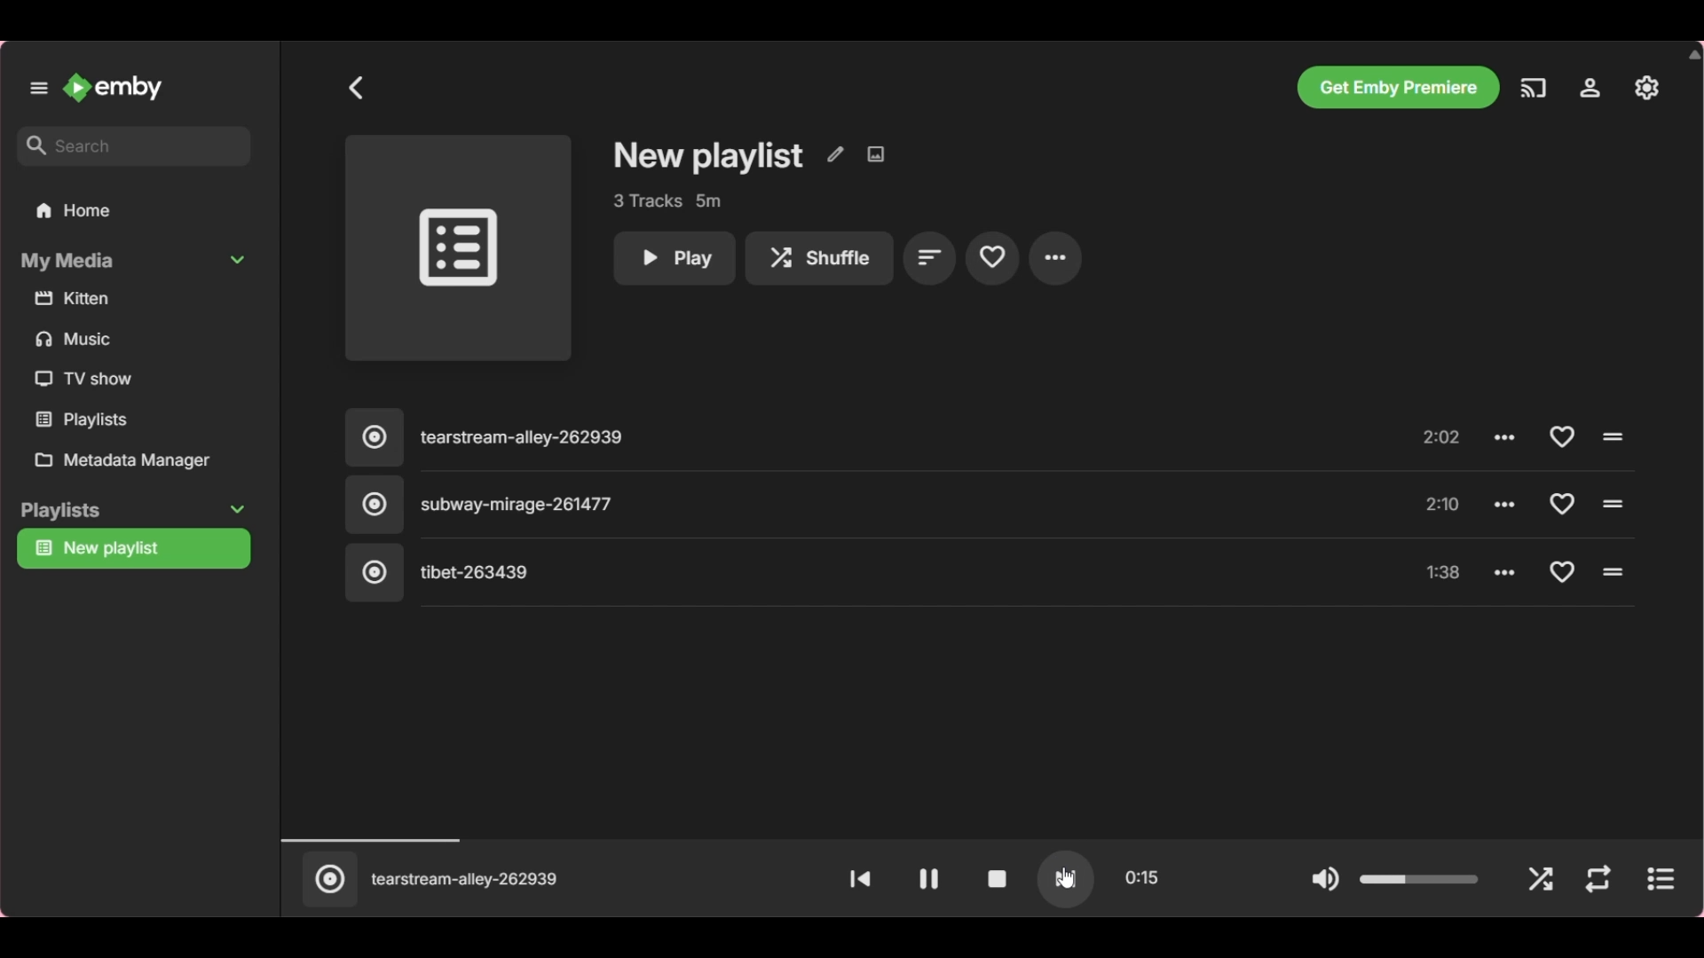  Describe the element at coordinates (817, 258) in the screenshot. I see `Shuffle` at that location.